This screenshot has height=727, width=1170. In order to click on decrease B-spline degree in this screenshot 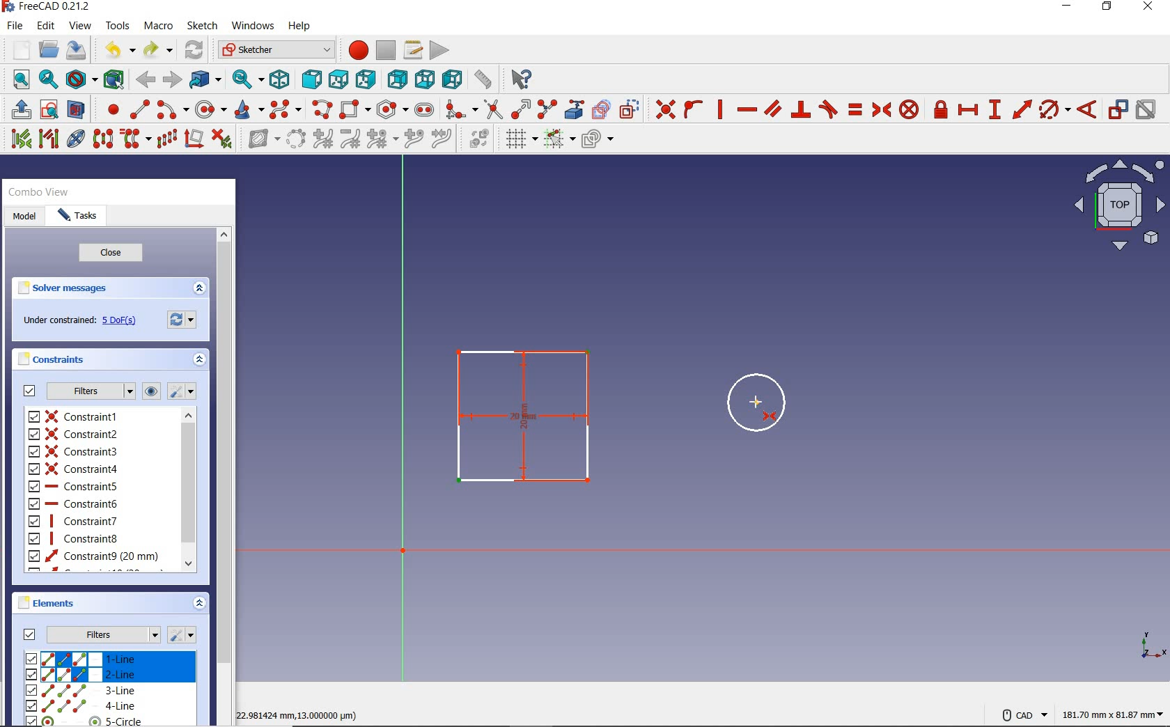, I will do `click(349, 138)`.